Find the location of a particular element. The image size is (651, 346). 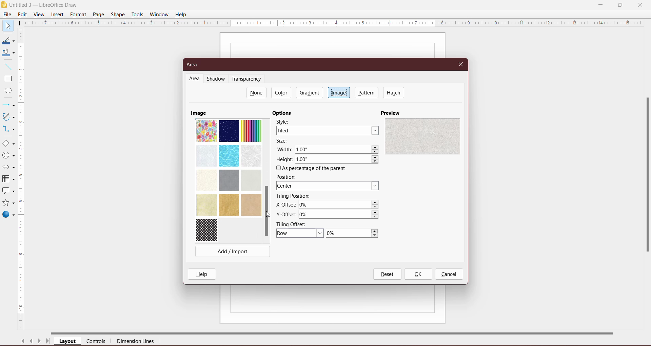

Add/Import is located at coordinates (233, 251).